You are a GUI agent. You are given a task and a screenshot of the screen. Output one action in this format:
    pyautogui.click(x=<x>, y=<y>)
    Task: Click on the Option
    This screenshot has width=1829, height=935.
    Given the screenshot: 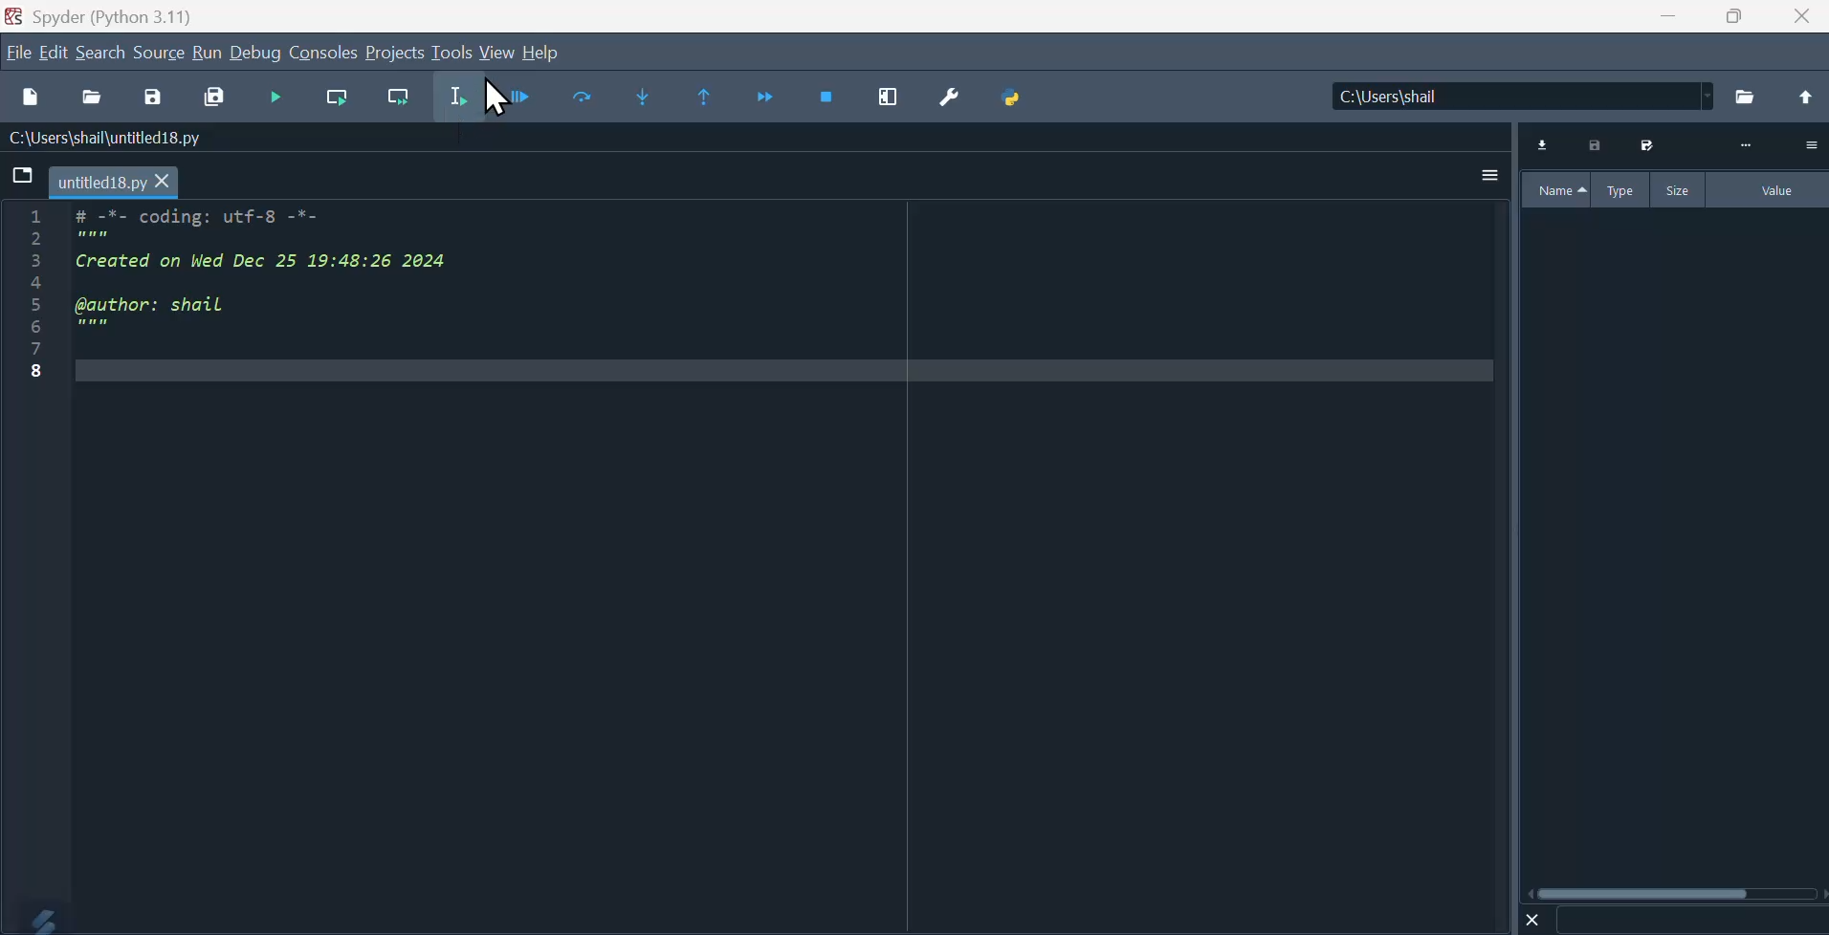 What is the action you would take?
    pyautogui.click(x=1810, y=144)
    